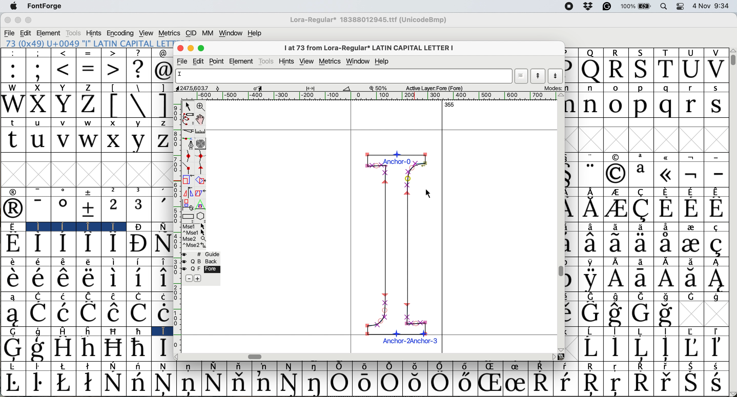  Describe the element at coordinates (589, 279) in the screenshot. I see `Symbol` at that location.